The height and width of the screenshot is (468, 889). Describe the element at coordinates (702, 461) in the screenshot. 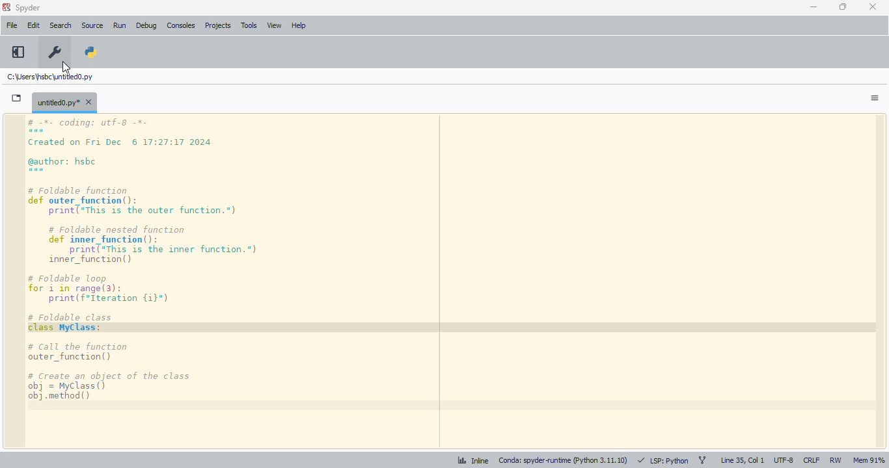

I see `git branch` at that location.